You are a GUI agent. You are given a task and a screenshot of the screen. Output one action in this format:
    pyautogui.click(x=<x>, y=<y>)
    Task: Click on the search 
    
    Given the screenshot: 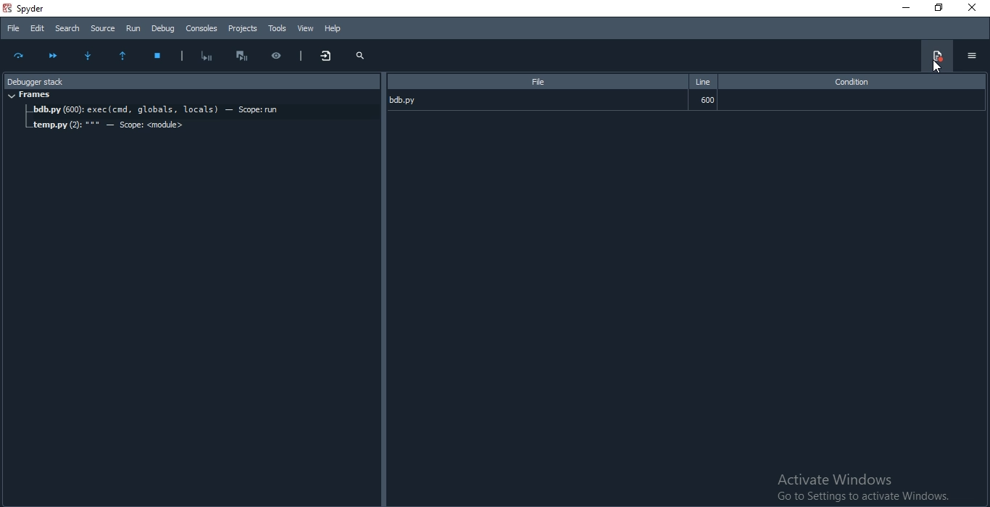 What is the action you would take?
    pyautogui.click(x=360, y=56)
    